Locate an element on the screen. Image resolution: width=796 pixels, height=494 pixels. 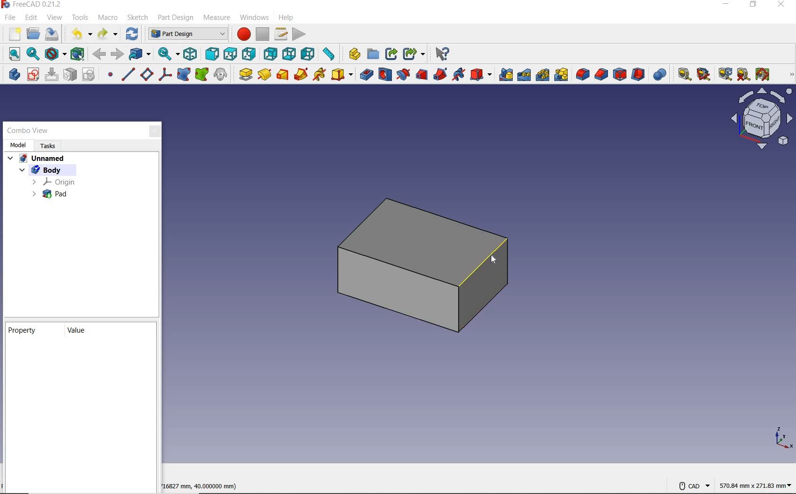
draft is located at coordinates (620, 74).